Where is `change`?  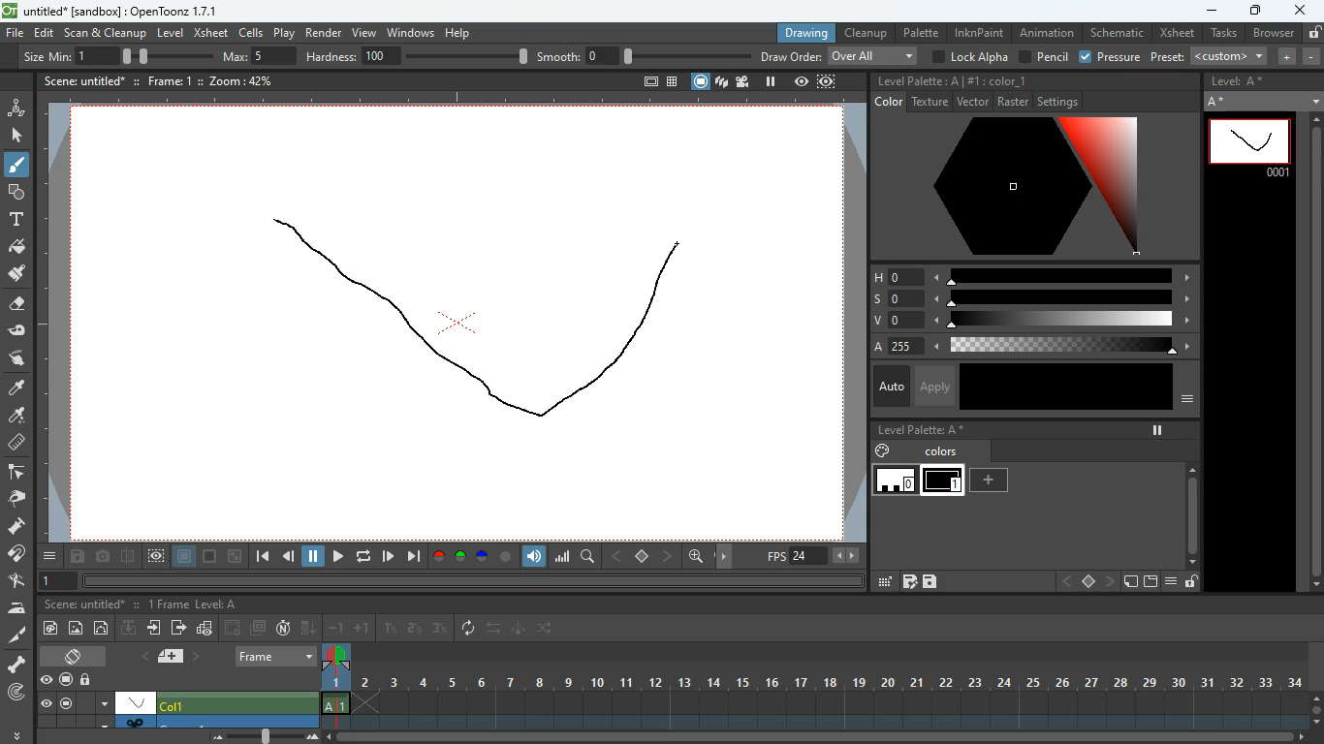 change is located at coordinates (103, 628).